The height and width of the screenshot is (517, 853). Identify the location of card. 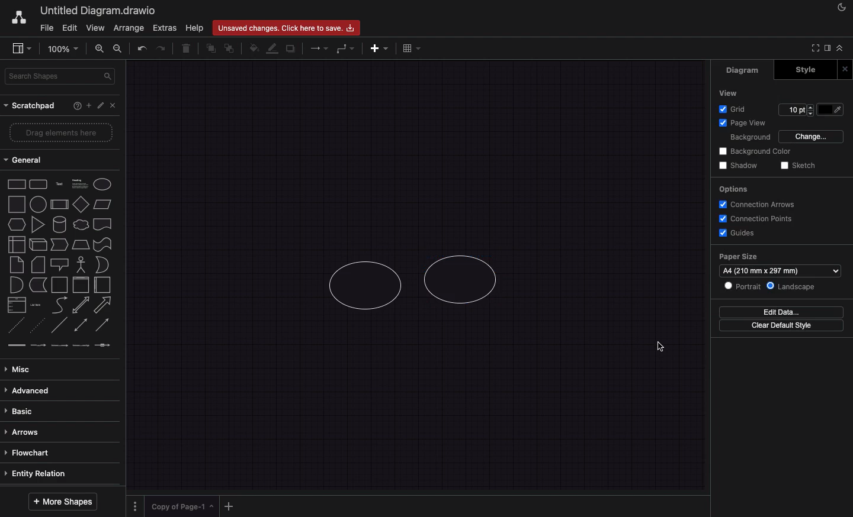
(38, 265).